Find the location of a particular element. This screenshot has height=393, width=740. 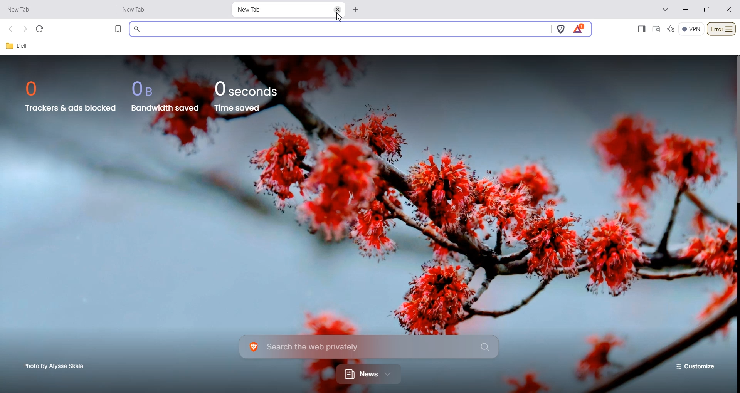

Minimize/Maximize is located at coordinates (707, 10).